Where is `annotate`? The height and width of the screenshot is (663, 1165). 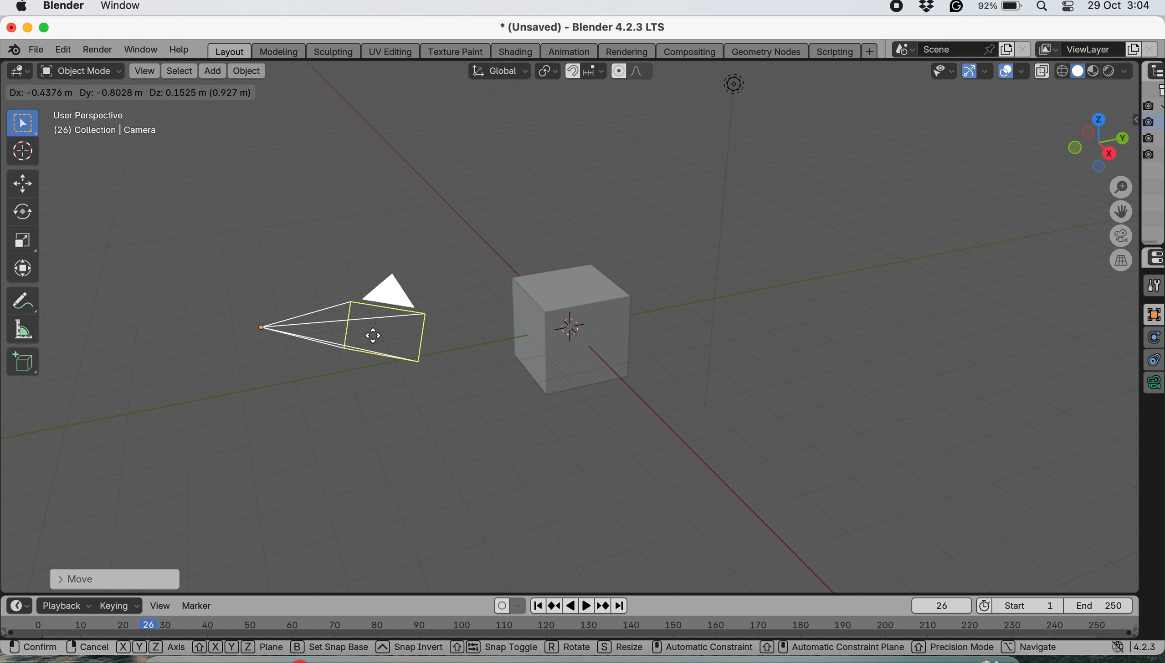
annotate is located at coordinates (22, 298).